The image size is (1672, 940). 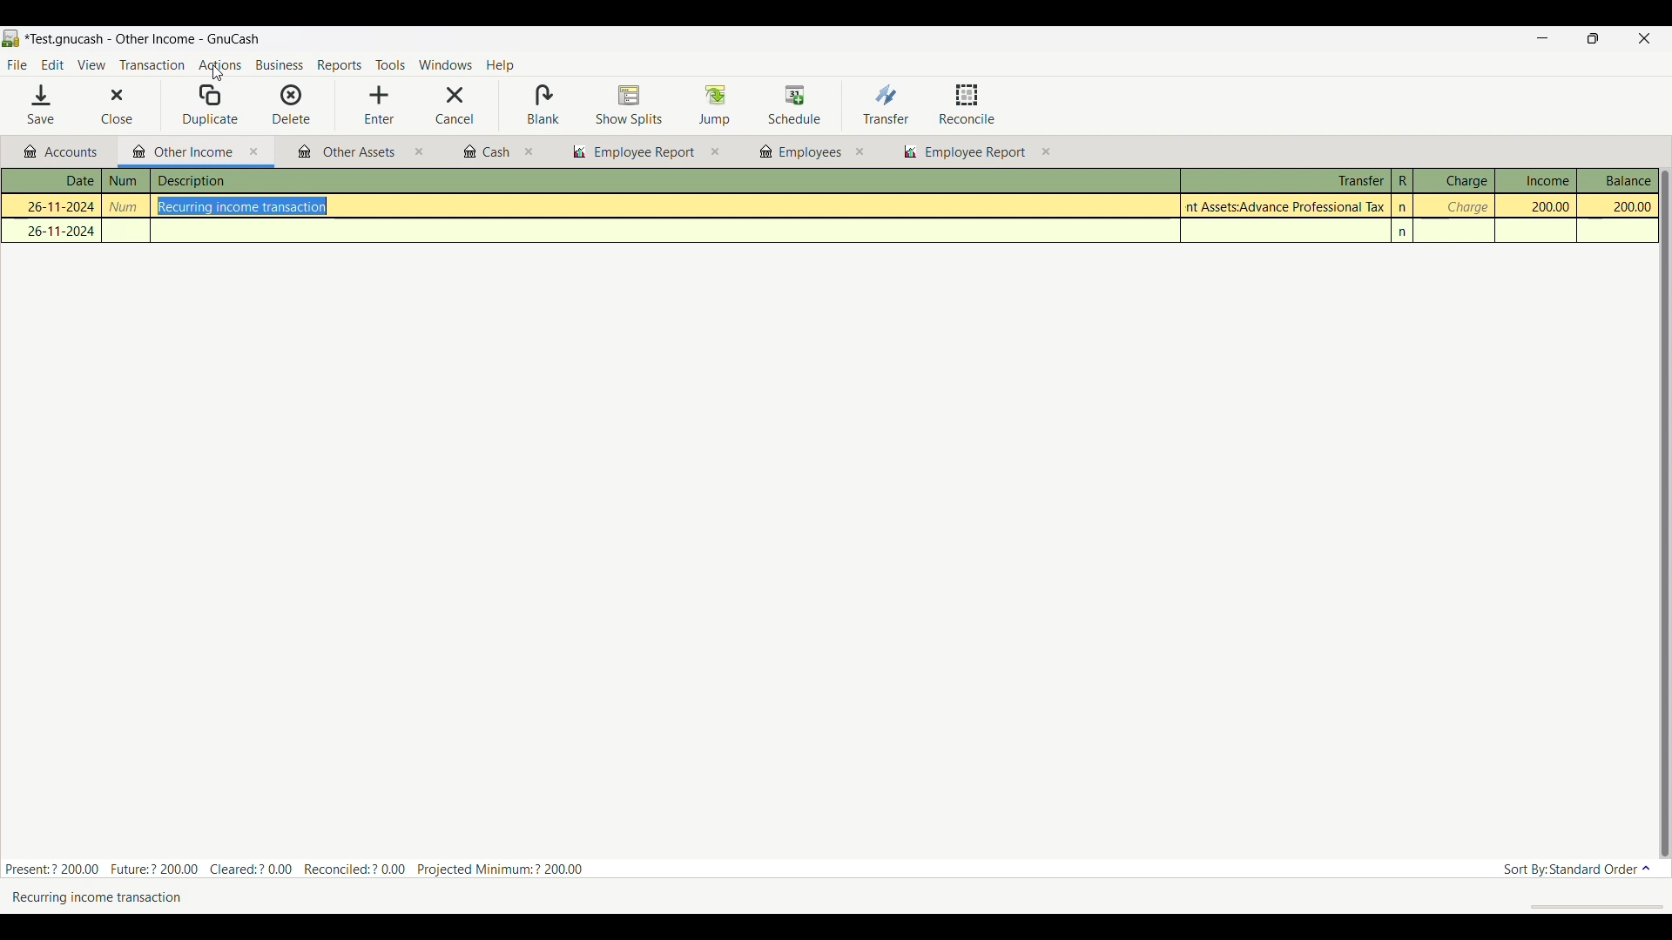 What do you see at coordinates (1588, 906) in the screenshot?
I see `scroll` at bounding box center [1588, 906].